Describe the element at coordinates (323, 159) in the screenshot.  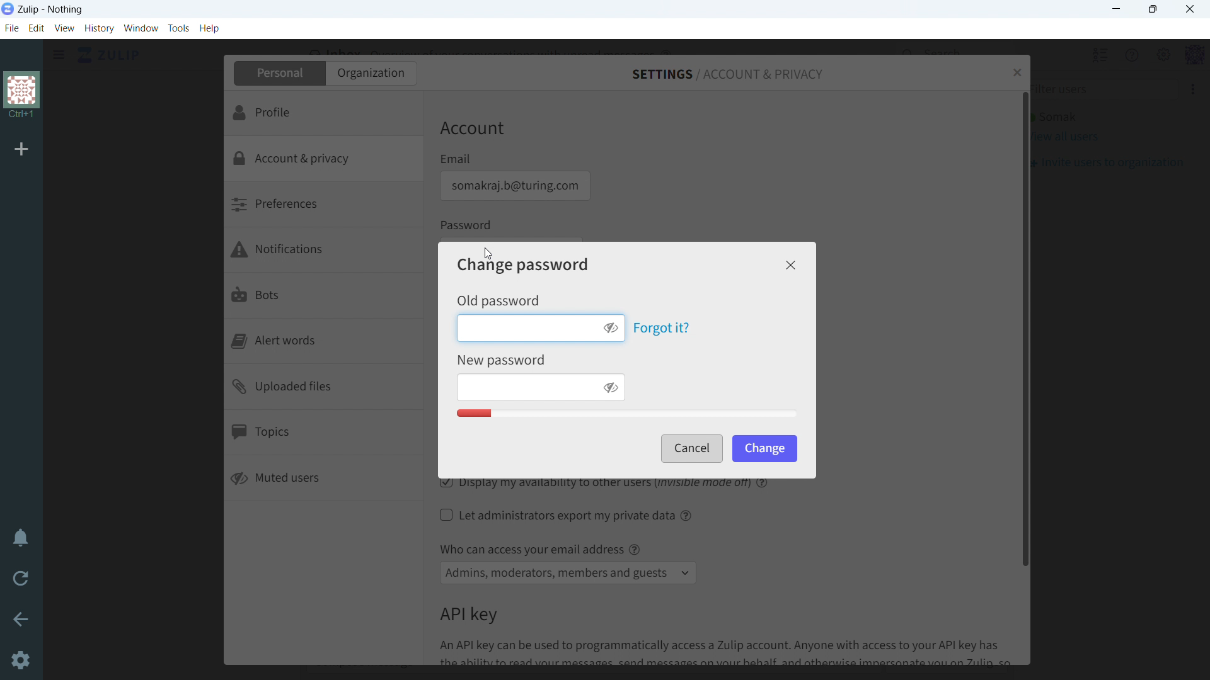
I see `account & privacy selected` at that location.